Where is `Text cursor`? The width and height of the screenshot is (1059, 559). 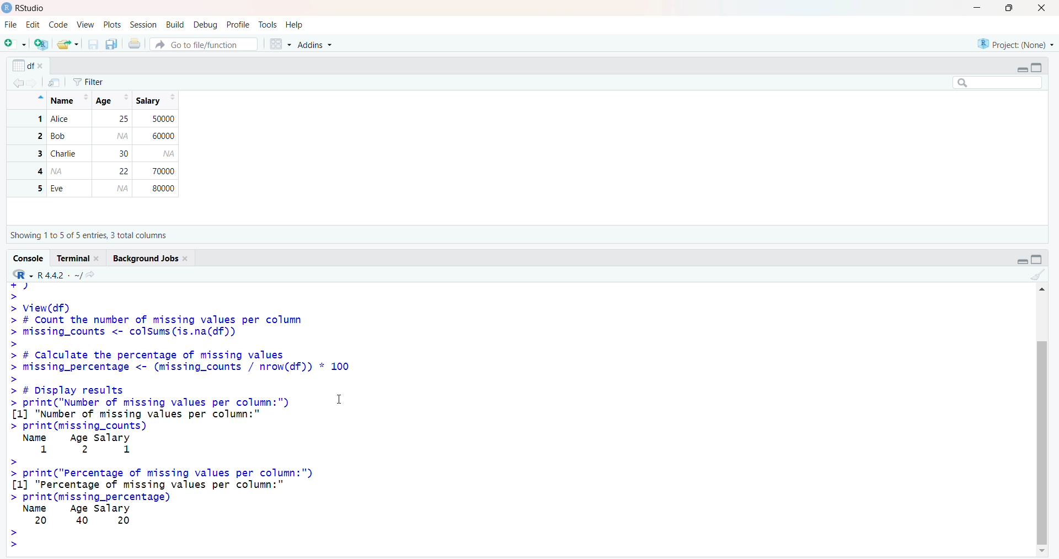
Text cursor is located at coordinates (345, 401).